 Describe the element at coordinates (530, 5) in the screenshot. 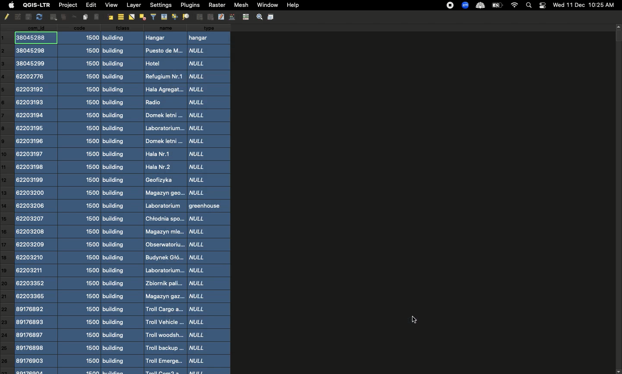

I see `Search` at that location.